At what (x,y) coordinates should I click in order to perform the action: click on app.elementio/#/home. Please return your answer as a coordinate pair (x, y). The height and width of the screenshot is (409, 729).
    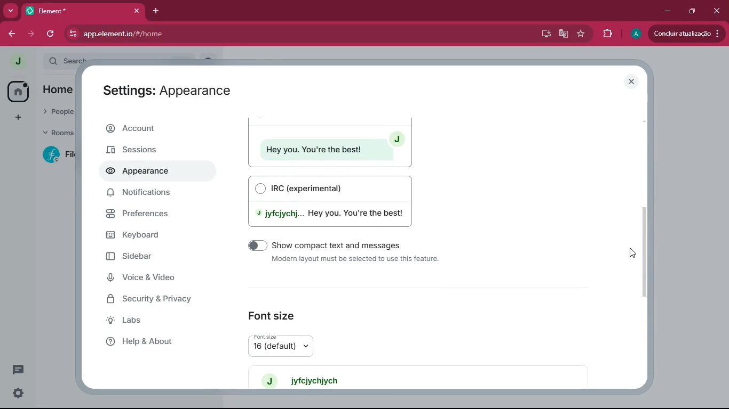
    Looking at the image, I should click on (241, 34).